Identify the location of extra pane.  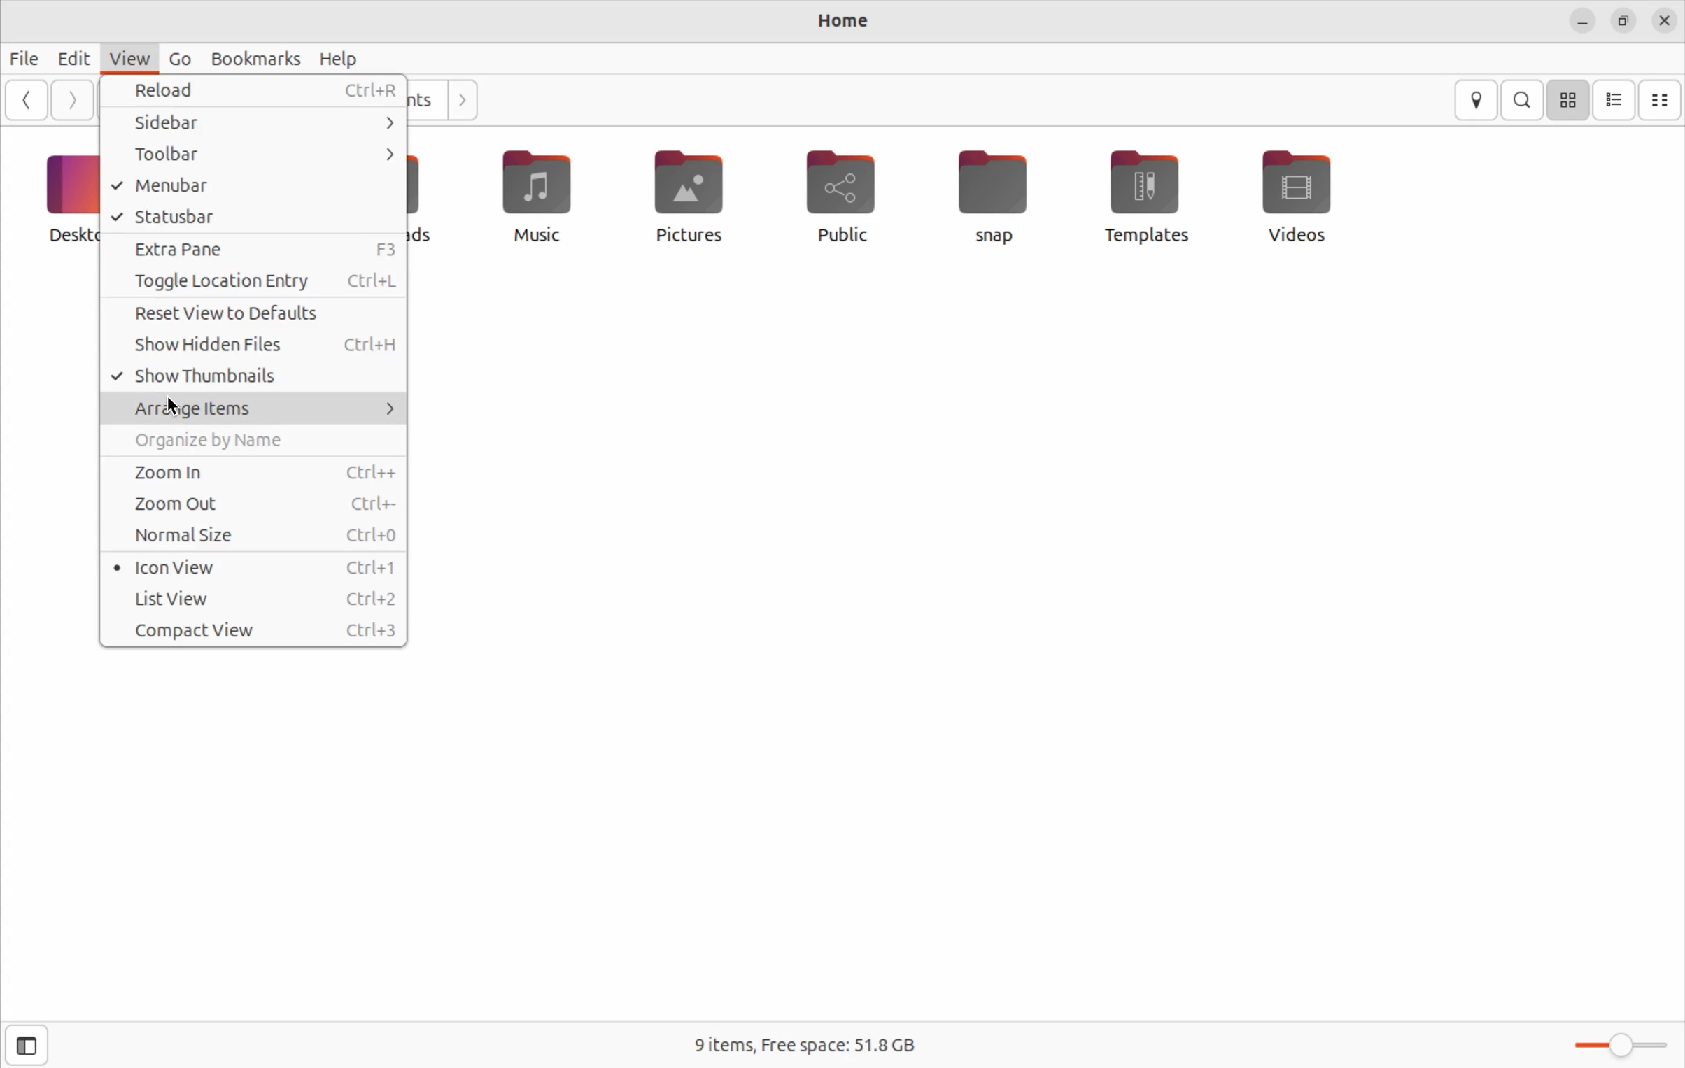
(251, 251).